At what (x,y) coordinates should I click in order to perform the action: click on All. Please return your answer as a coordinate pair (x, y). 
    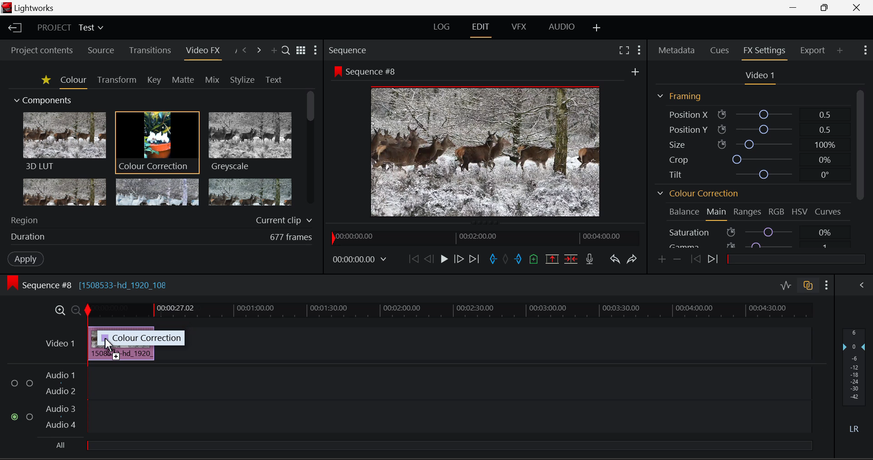
    Looking at the image, I should click on (430, 448).